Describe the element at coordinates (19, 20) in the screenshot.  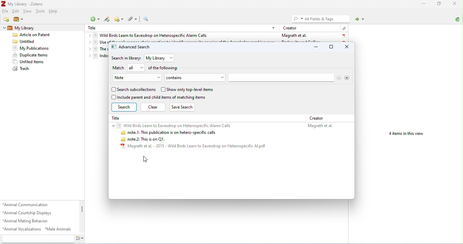
I see `new library` at that location.